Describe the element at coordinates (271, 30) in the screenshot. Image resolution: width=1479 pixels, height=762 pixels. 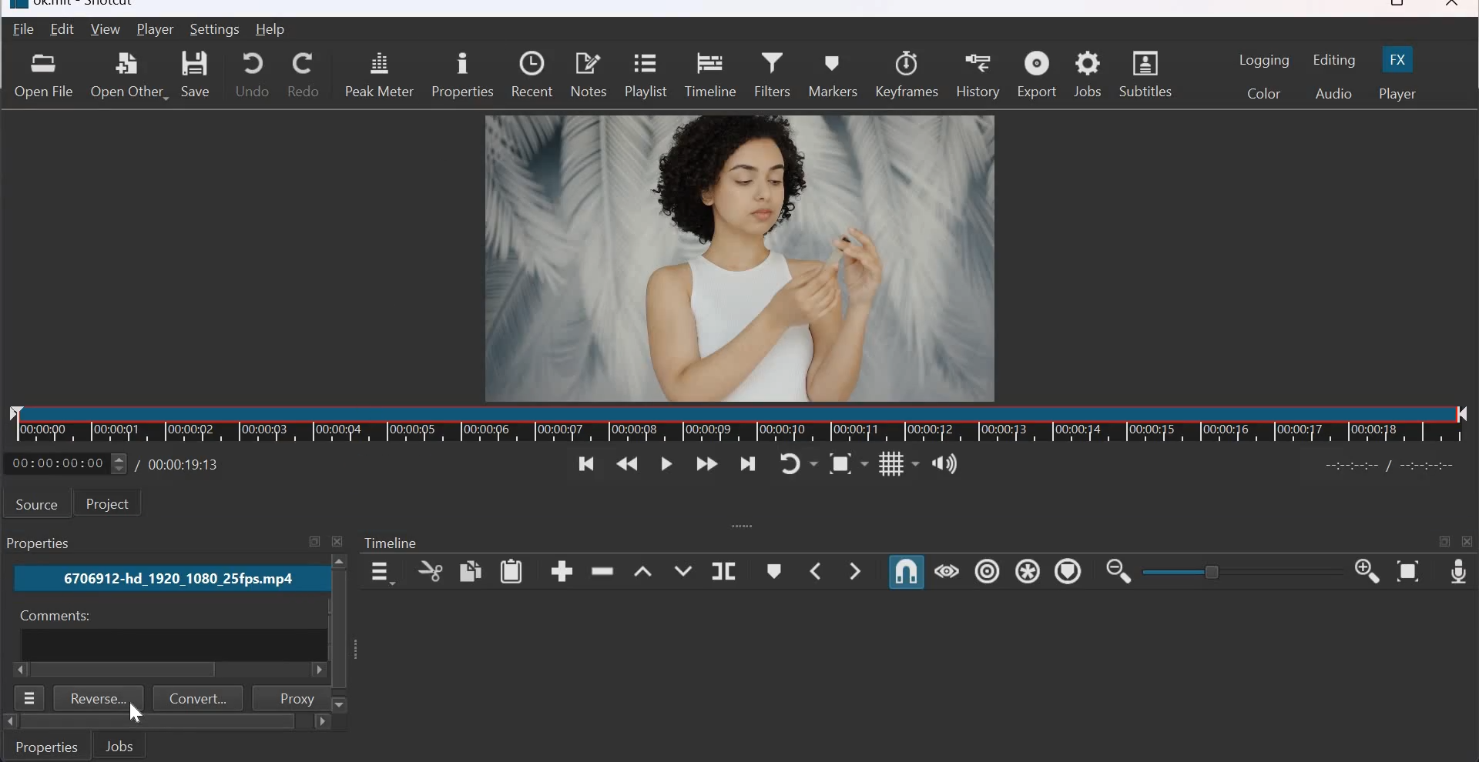
I see `Help` at that location.